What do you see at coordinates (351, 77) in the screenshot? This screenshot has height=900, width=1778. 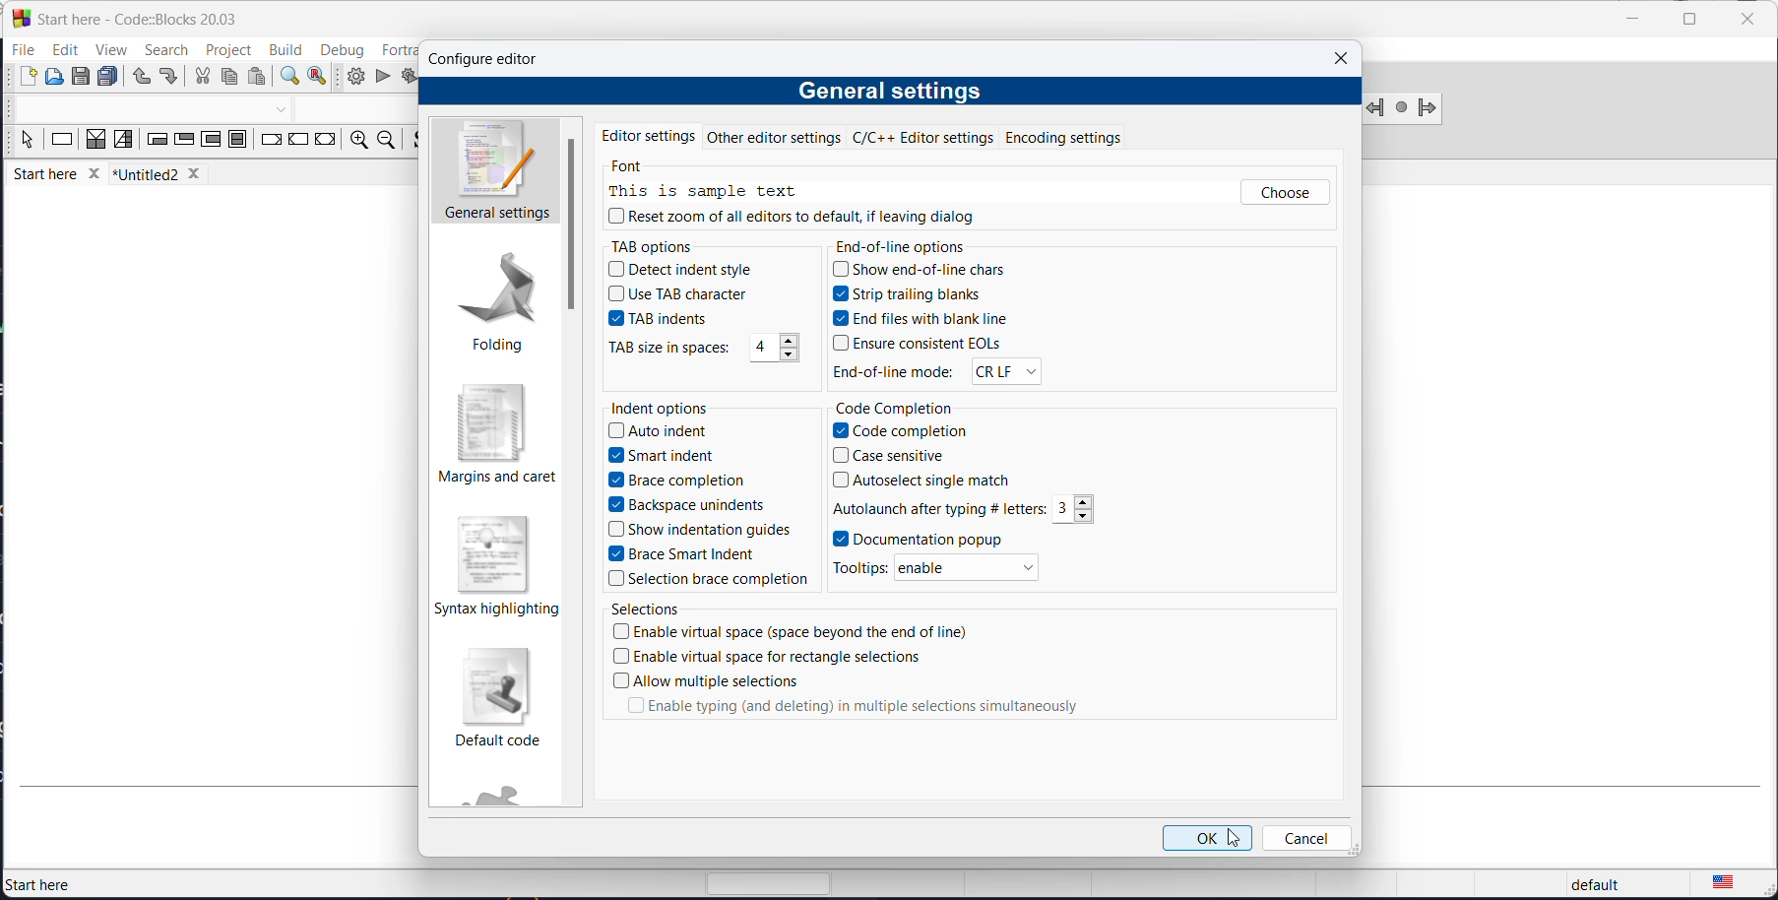 I see `build` at bounding box center [351, 77].